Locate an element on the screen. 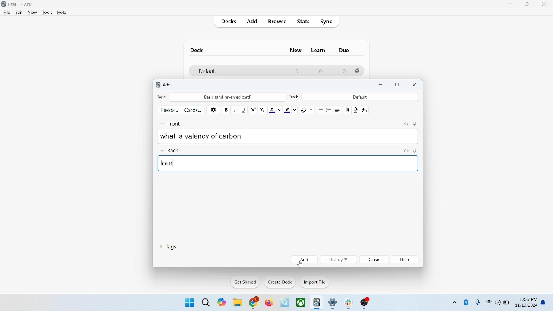 This screenshot has width=553, height=311. sticky is located at coordinates (415, 150).